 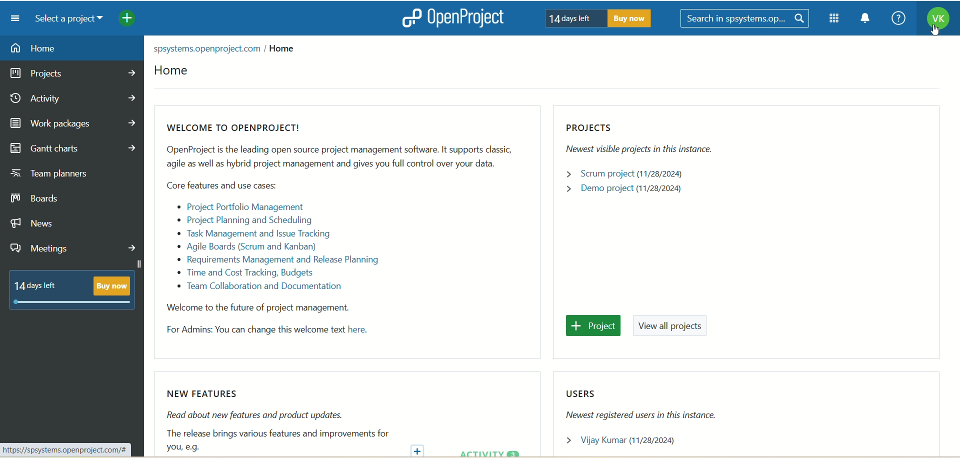 I want to click on gantt charts, so click(x=73, y=149).